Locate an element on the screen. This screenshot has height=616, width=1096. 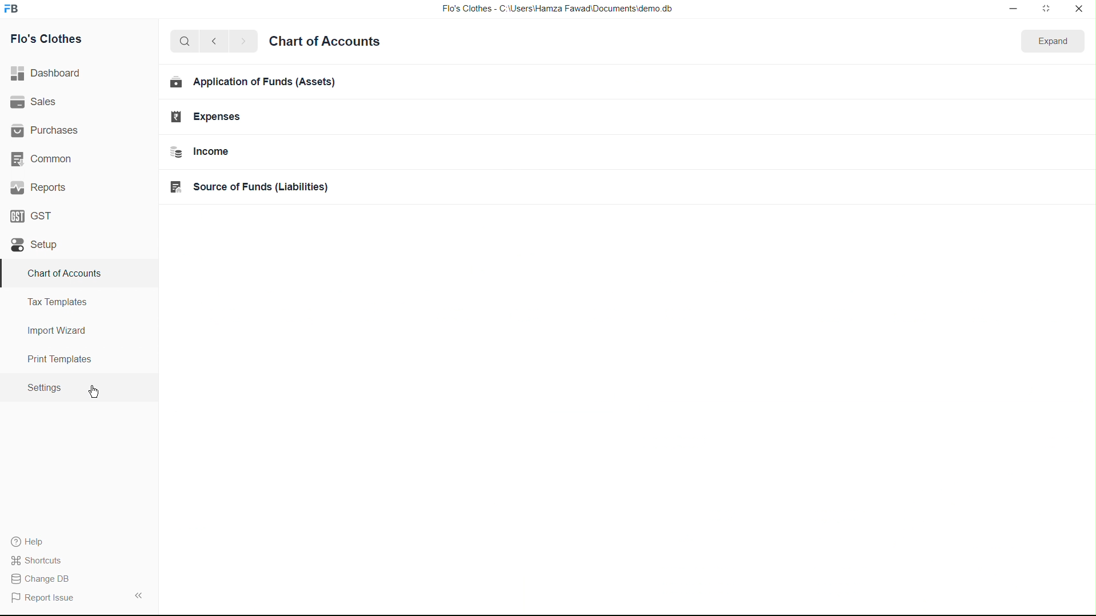
GST is located at coordinates (35, 213).